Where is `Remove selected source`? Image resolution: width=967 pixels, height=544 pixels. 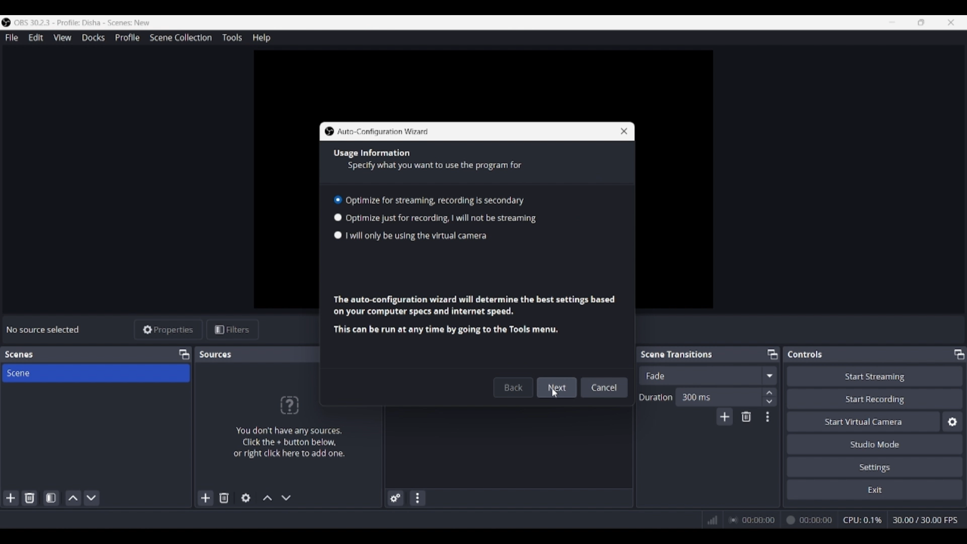
Remove selected source is located at coordinates (224, 498).